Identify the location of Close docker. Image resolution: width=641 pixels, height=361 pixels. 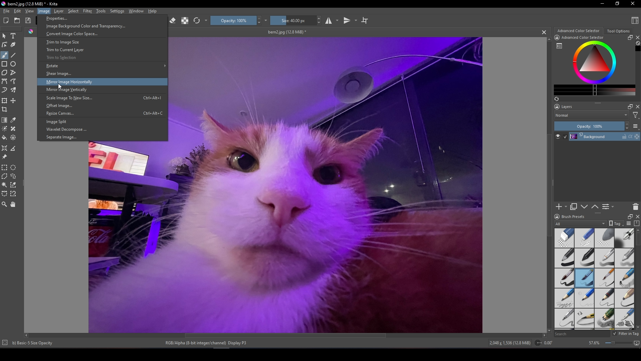
(638, 37).